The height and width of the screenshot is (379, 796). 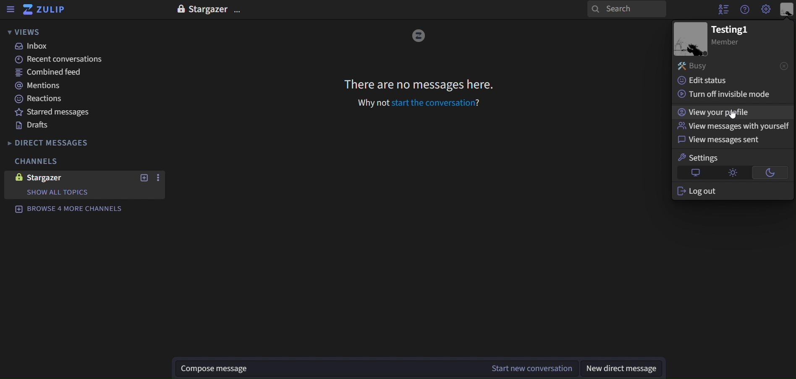 I want to click on search, so click(x=628, y=10).